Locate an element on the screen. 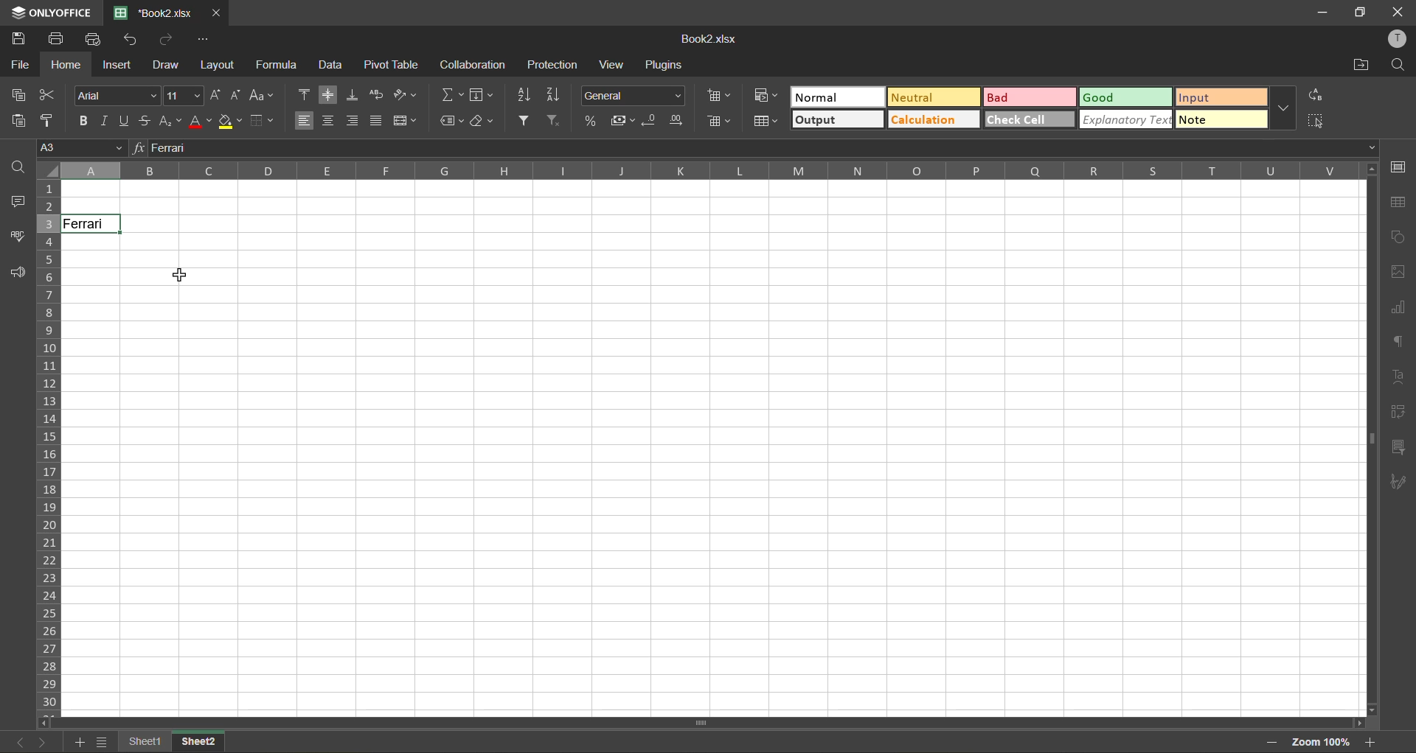  font color is located at coordinates (200, 120).